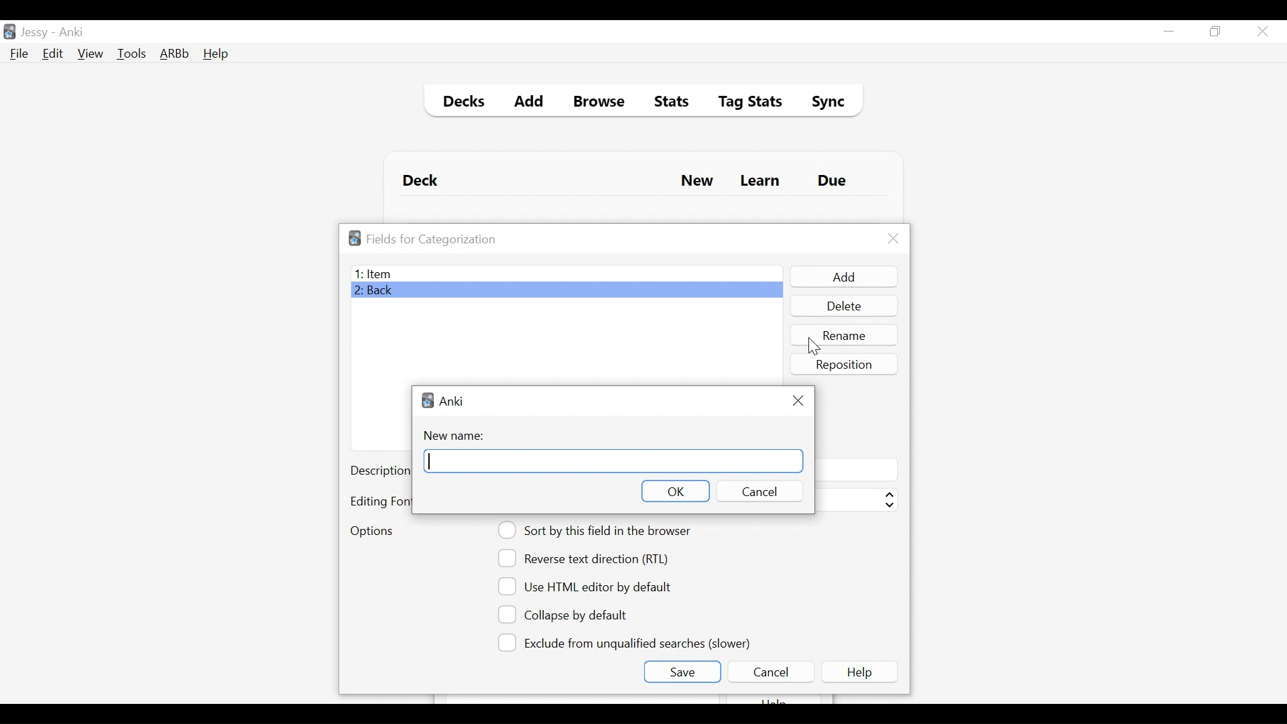  What do you see at coordinates (843, 277) in the screenshot?
I see `Add` at bounding box center [843, 277].